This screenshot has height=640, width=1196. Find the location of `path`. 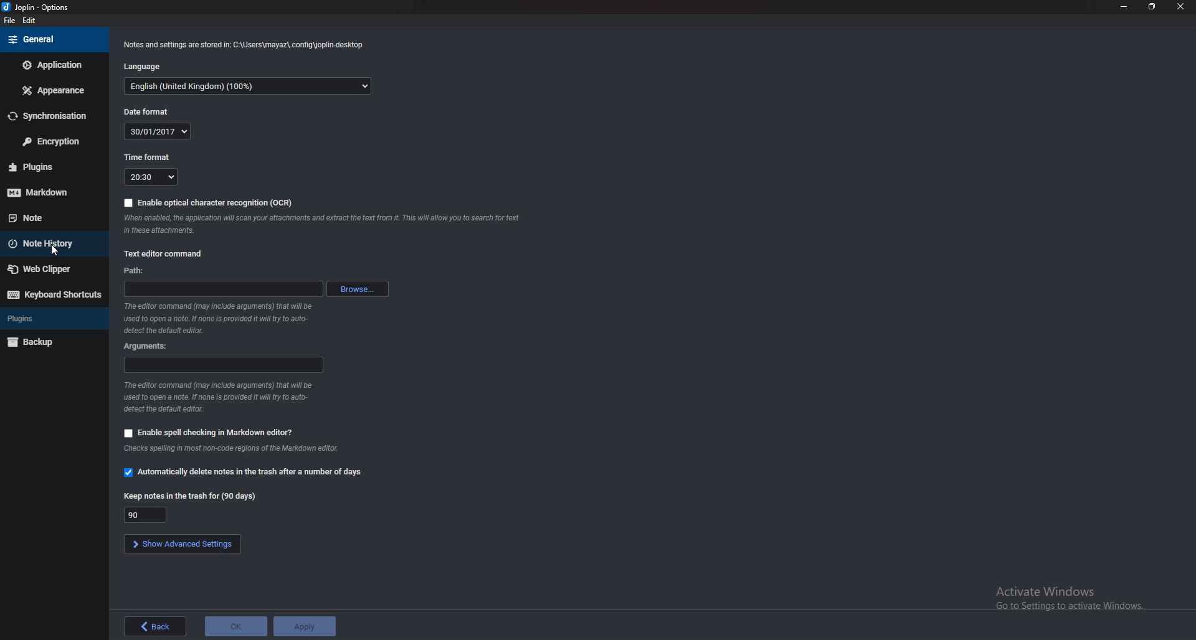

path is located at coordinates (222, 290).